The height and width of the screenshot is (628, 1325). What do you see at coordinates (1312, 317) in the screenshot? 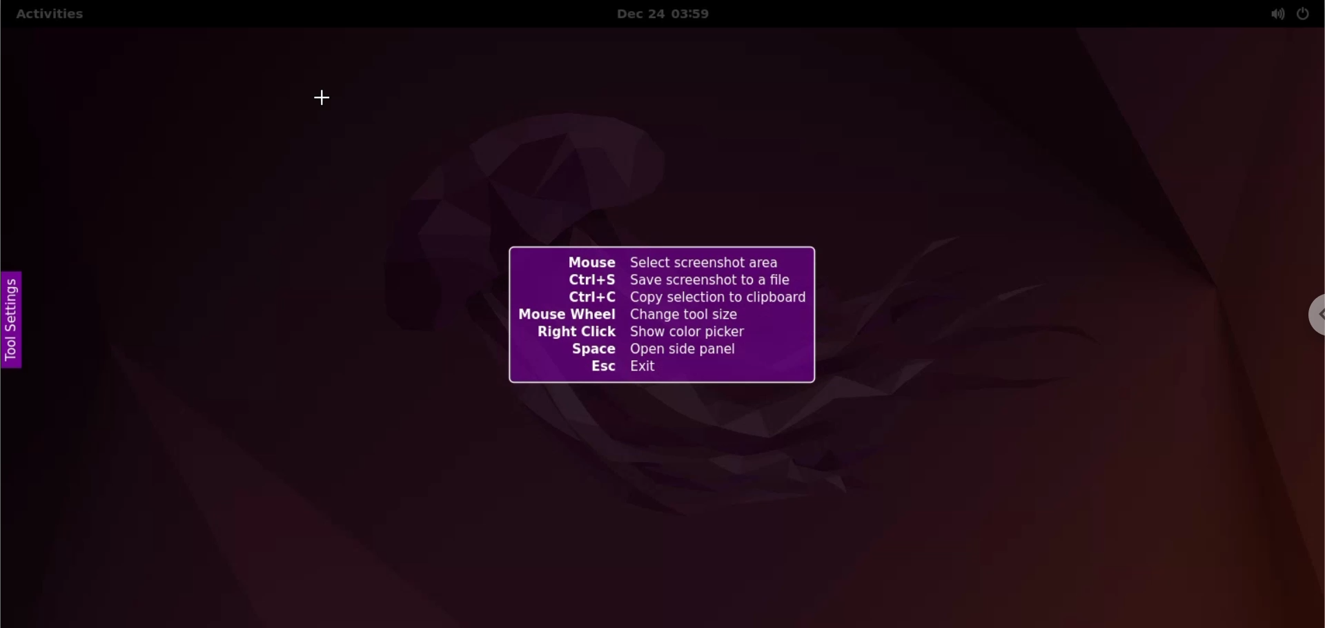
I see `chrome options ` at bounding box center [1312, 317].